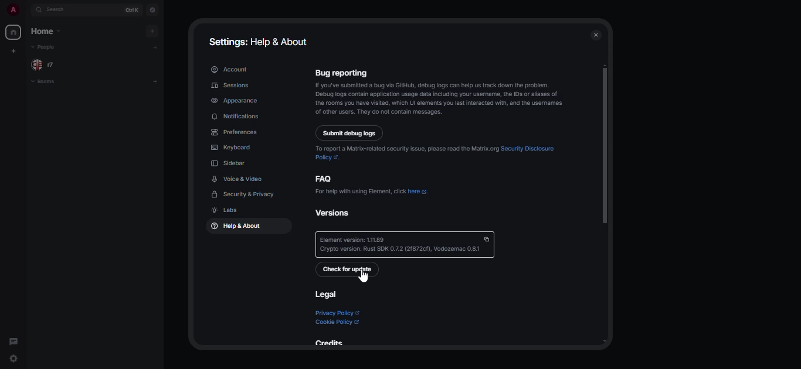 This screenshot has width=801, height=369. Describe the element at coordinates (605, 146) in the screenshot. I see `scroll bar` at that location.